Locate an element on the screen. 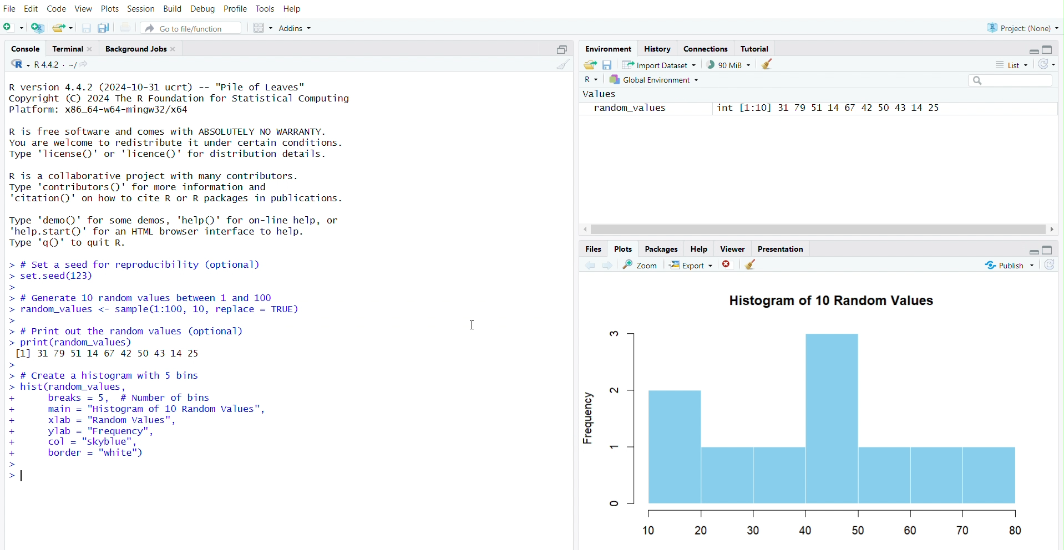 This screenshot has height=550, width=1064. Details of R and its license is located at coordinates (203, 142).